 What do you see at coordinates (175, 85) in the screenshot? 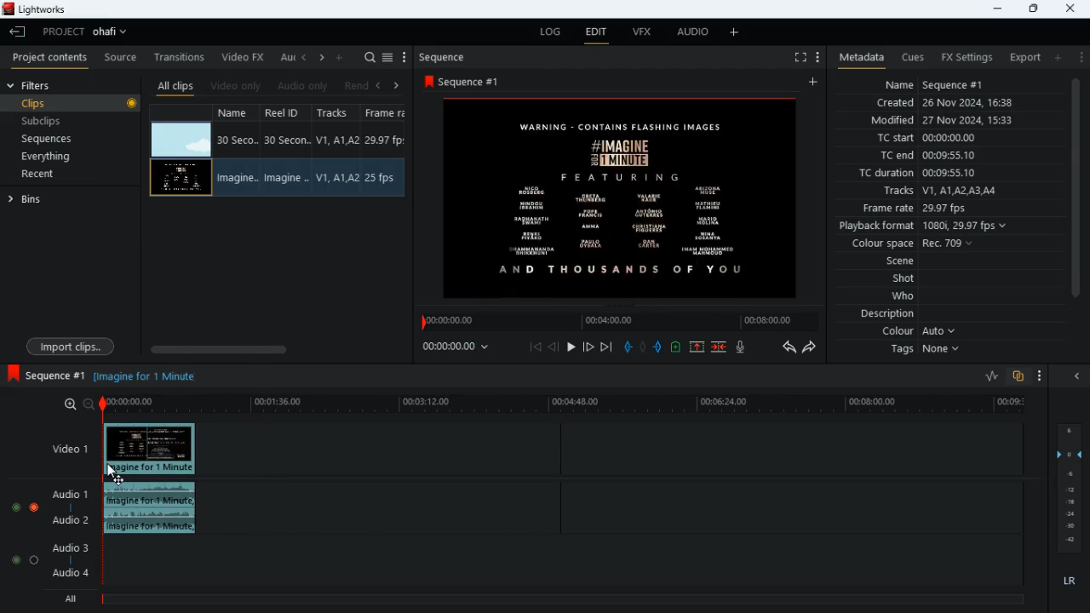
I see `all clips` at bounding box center [175, 85].